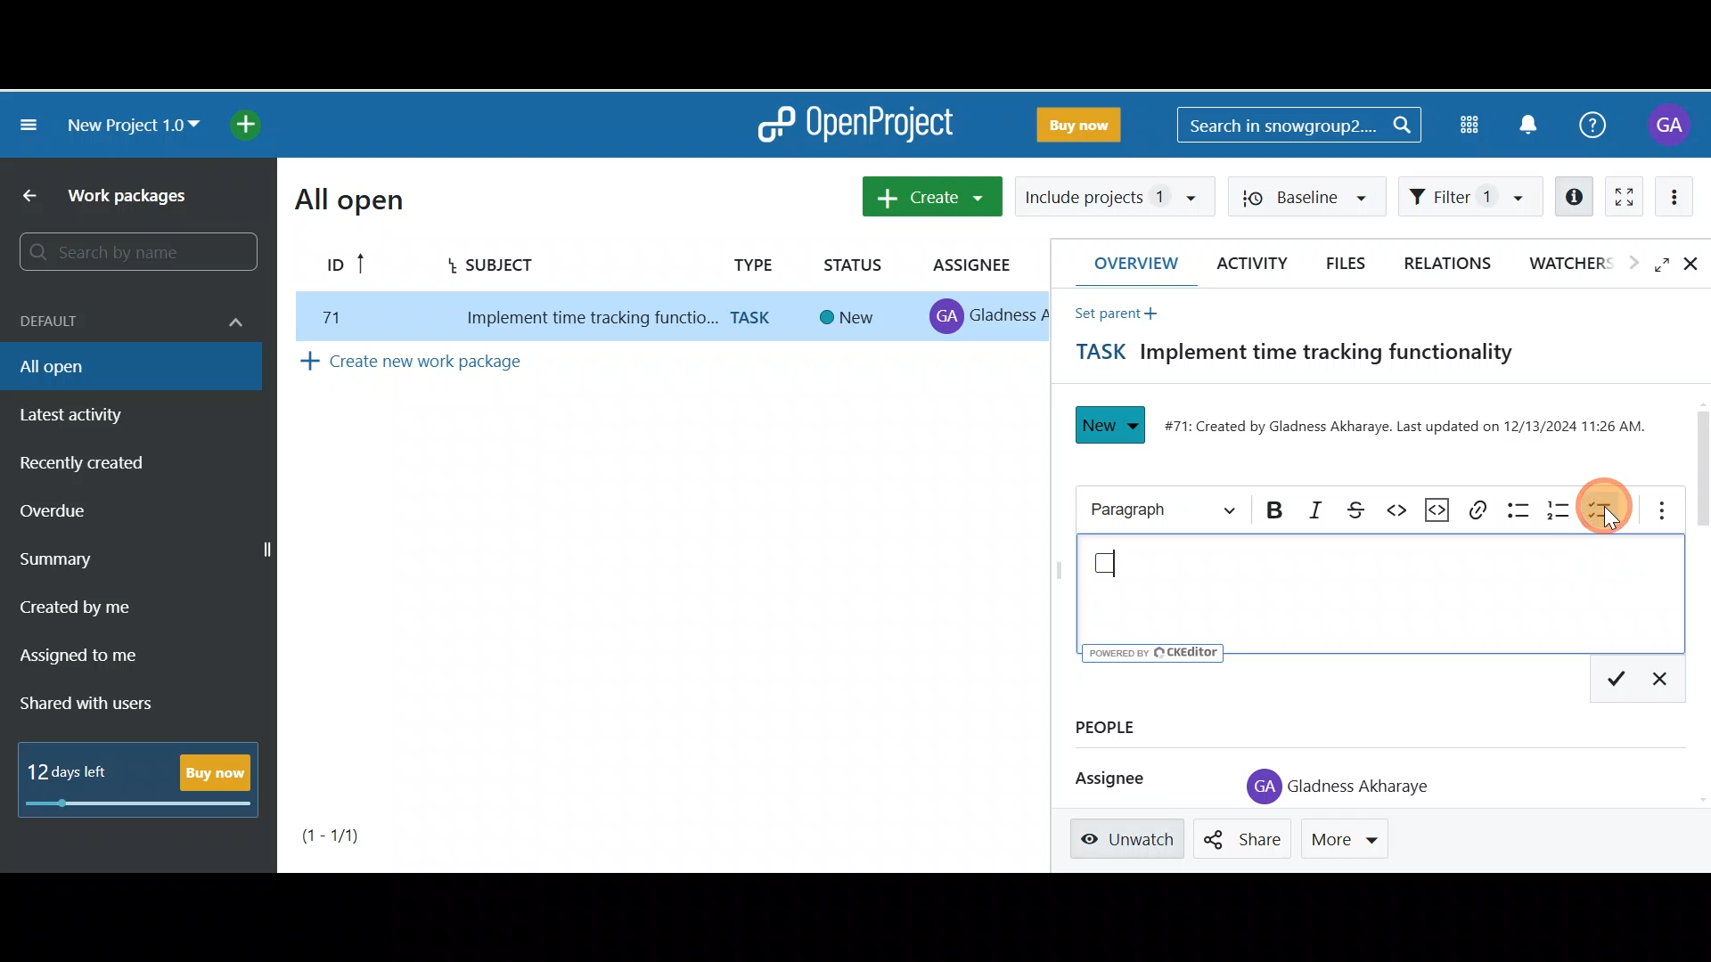 The height and width of the screenshot is (962, 1711). Describe the element at coordinates (1362, 787) in the screenshot. I see `Gladness Akharaye` at that location.